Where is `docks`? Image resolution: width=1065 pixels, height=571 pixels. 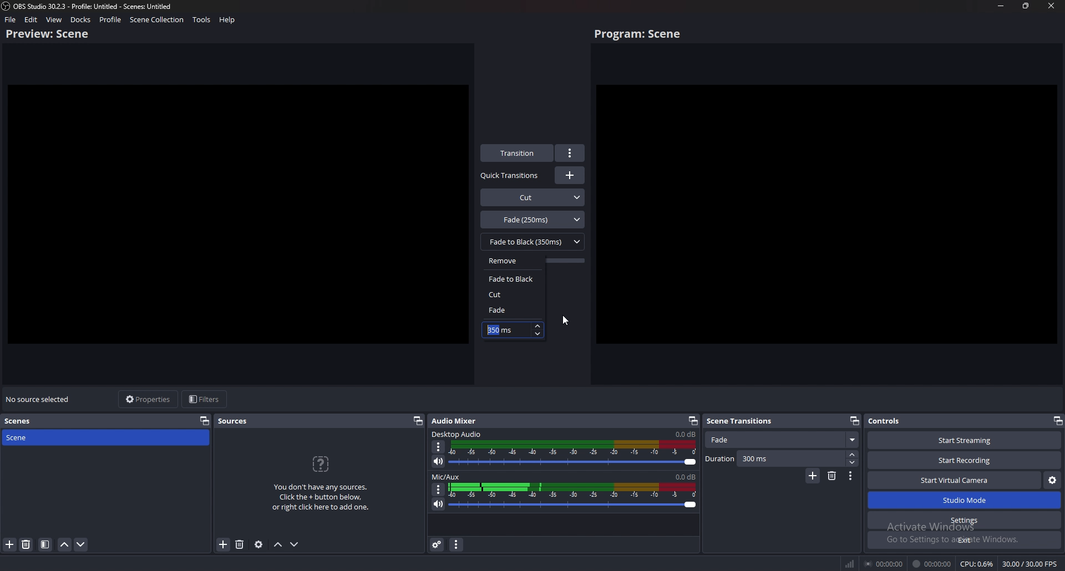
docks is located at coordinates (80, 19).